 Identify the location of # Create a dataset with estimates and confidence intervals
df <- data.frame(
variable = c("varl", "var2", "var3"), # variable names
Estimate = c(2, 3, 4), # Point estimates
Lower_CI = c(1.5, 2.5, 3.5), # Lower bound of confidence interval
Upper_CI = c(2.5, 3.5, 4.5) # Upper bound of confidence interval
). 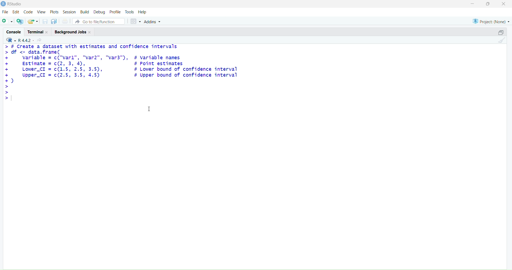
(124, 73).